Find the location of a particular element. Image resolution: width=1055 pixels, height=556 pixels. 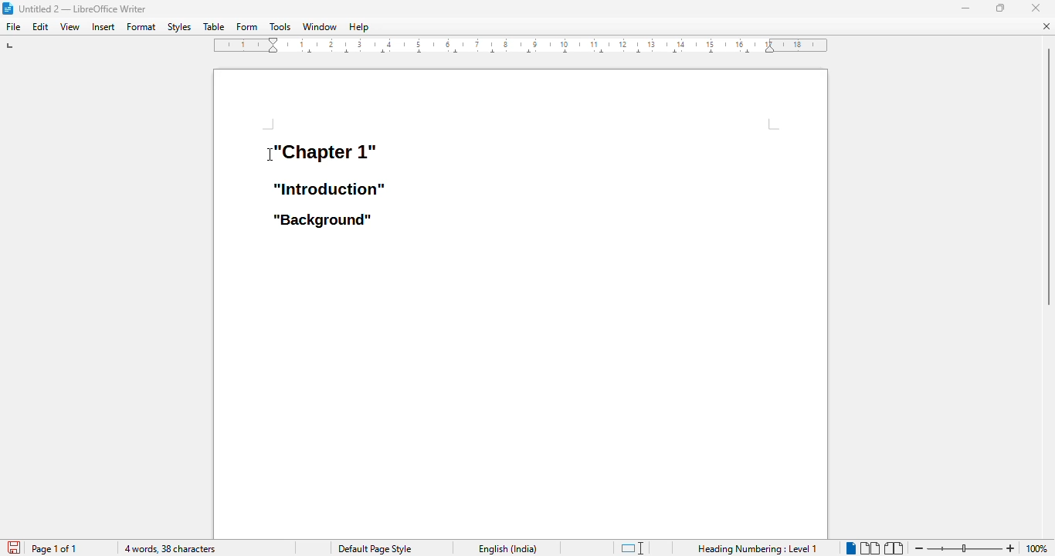

tools is located at coordinates (280, 26).